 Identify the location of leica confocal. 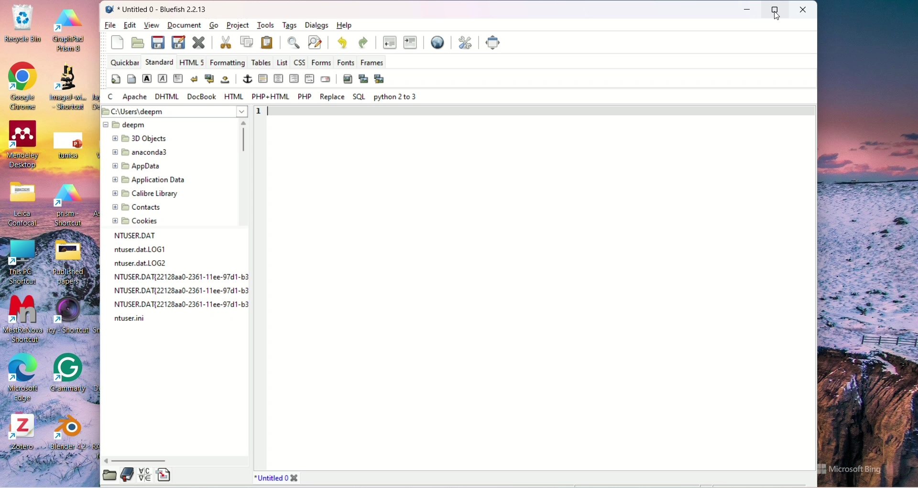
(25, 206).